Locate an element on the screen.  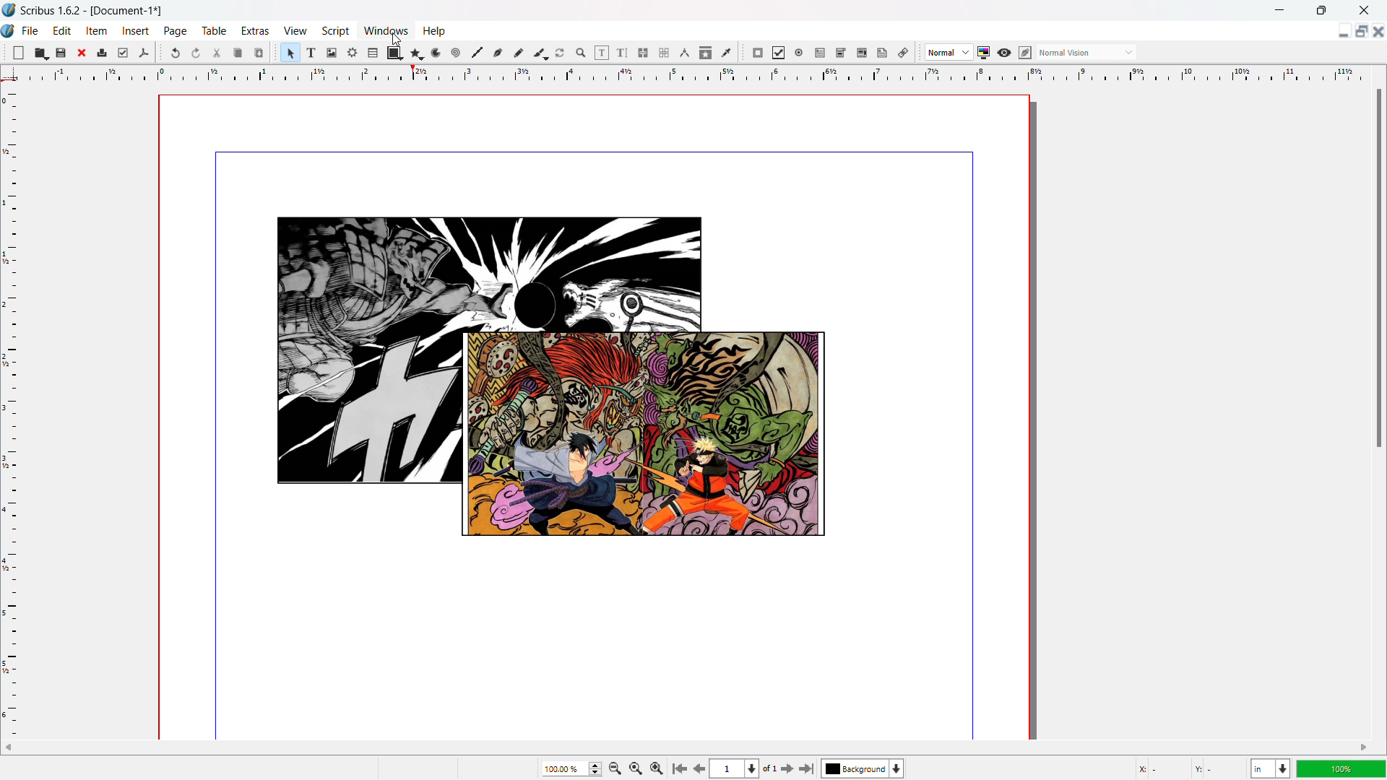
pdf combo box is located at coordinates (842, 53).